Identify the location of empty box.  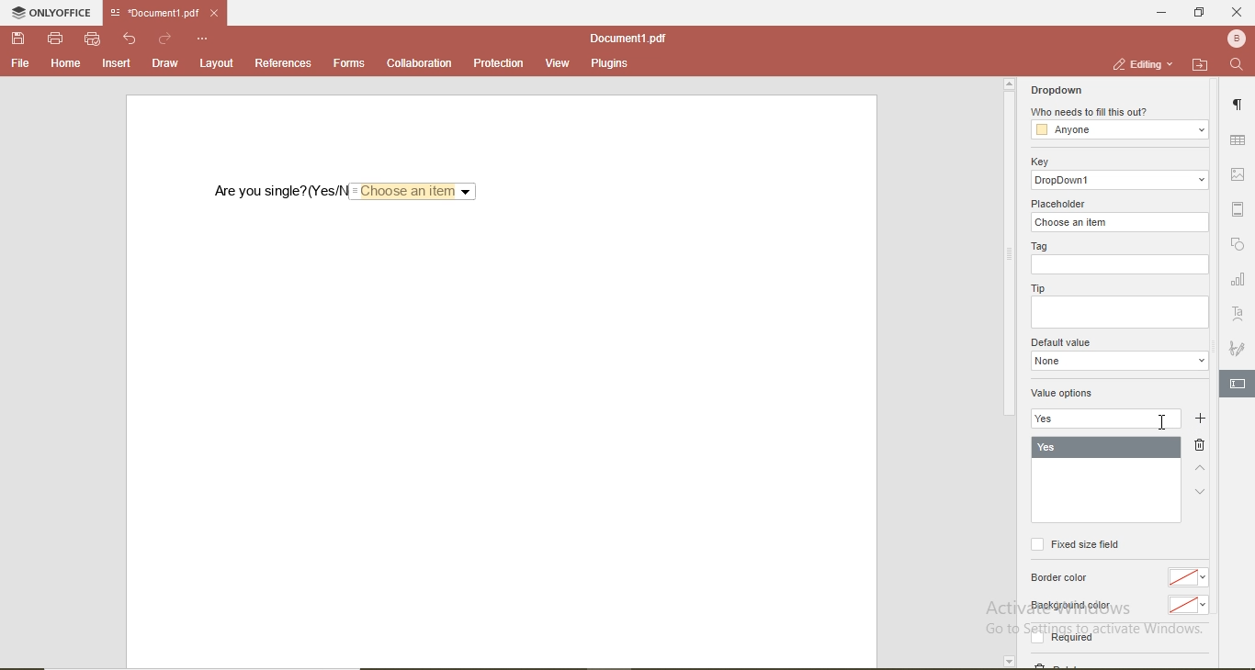
(1119, 266).